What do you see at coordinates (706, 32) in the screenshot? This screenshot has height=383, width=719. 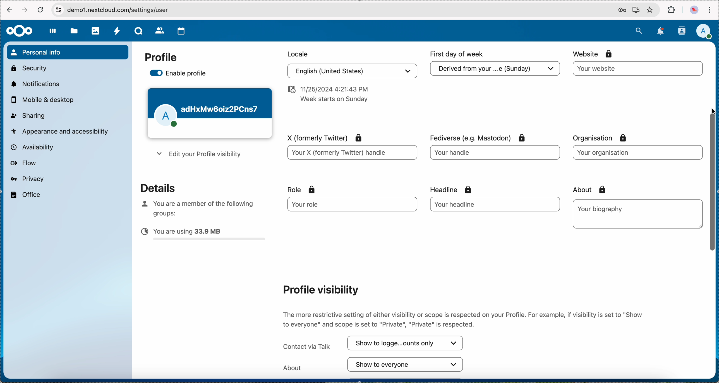 I see `click on user profile` at bounding box center [706, 32].